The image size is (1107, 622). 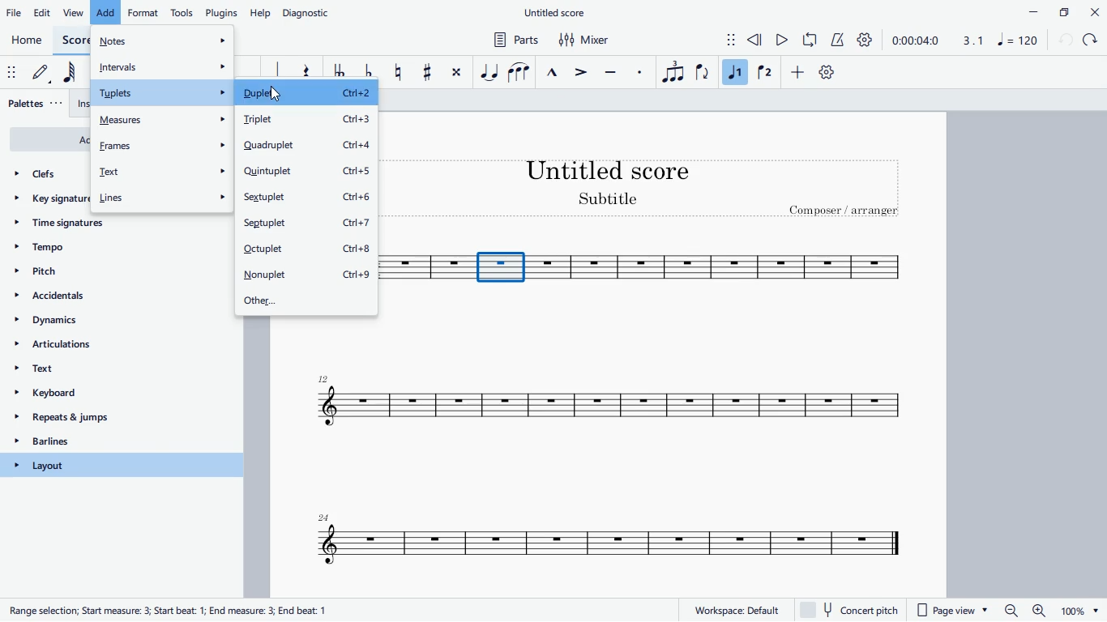 I want to click on selected action, so click(x=106, y=11).